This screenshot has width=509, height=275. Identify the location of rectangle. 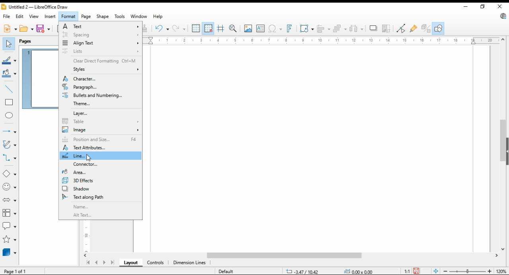
(9, 102).